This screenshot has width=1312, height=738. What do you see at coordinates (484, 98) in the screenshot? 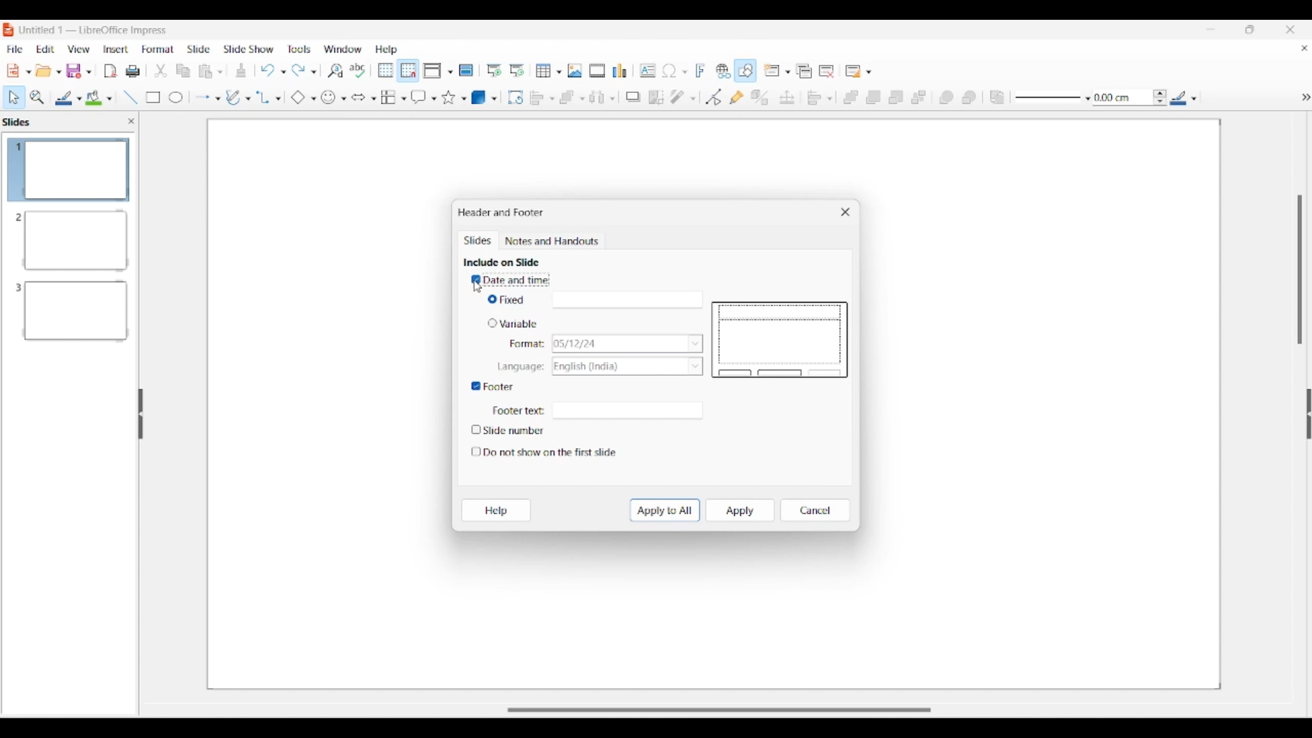
I see `3D object options` at bounding box center [484, 98].